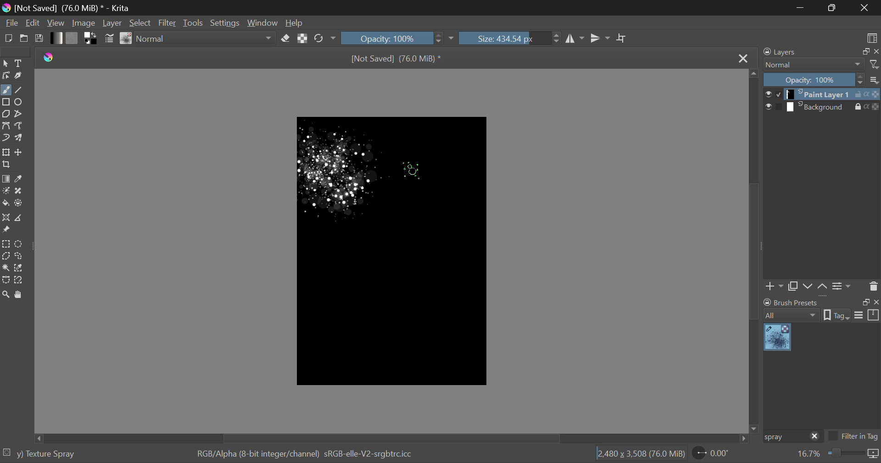  What do you see at coordinates (20, 62) in the screenshot?
I see `Text` at bounding box center [20, 62].